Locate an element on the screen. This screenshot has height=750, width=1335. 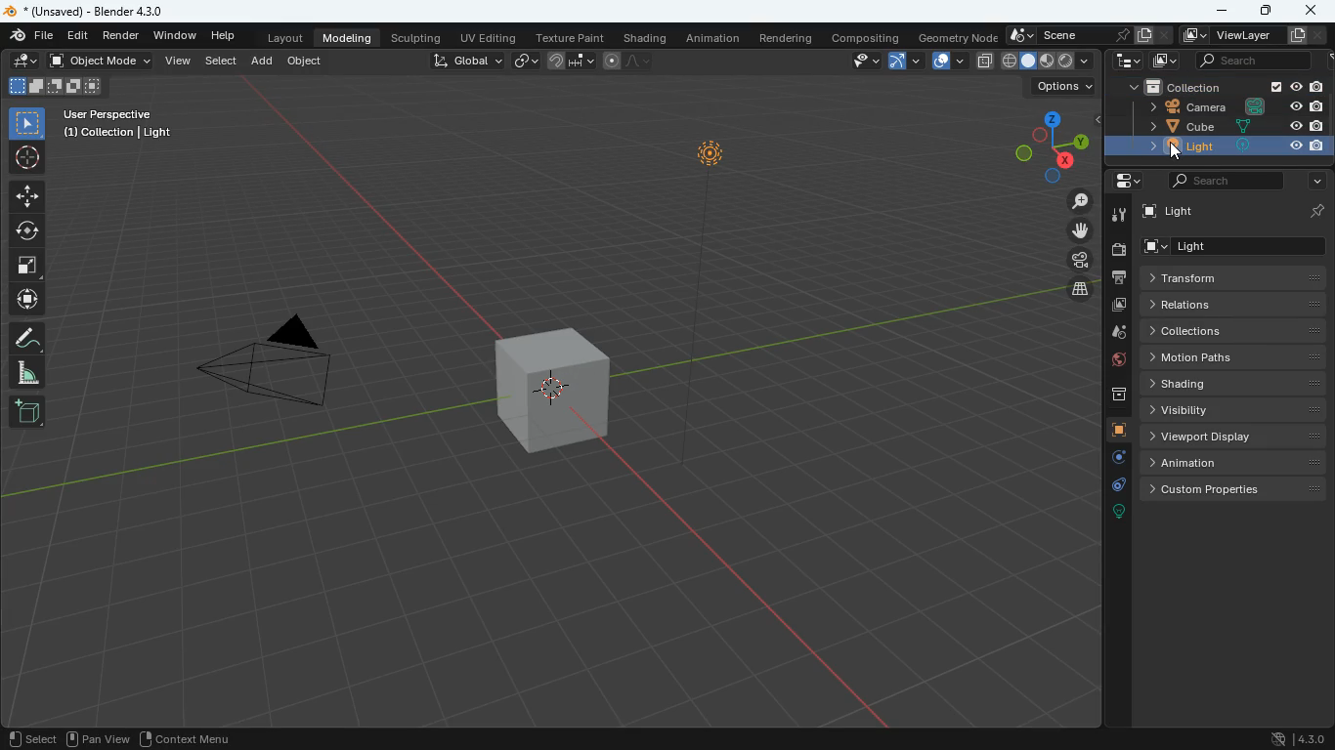
hand is located at coordinates (1081, 230).